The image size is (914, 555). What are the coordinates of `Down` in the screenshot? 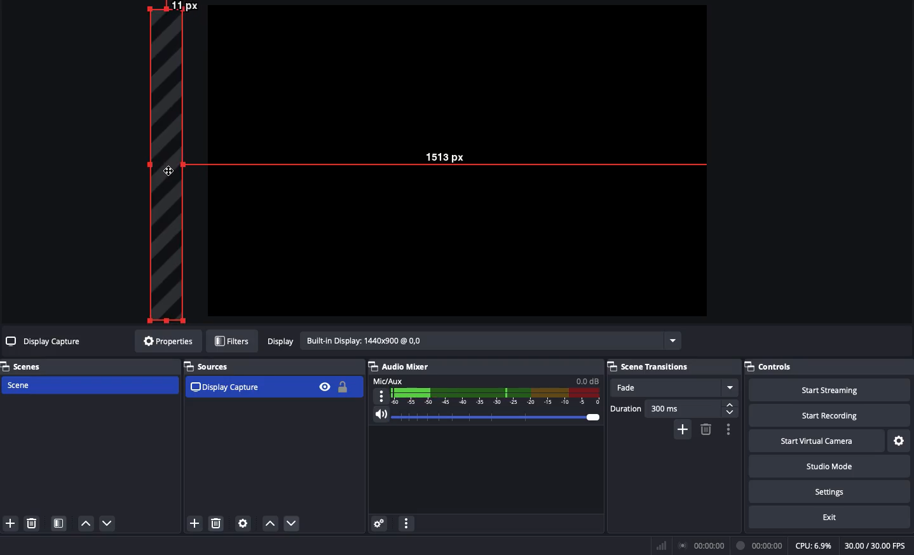 It's located at (294, 525).